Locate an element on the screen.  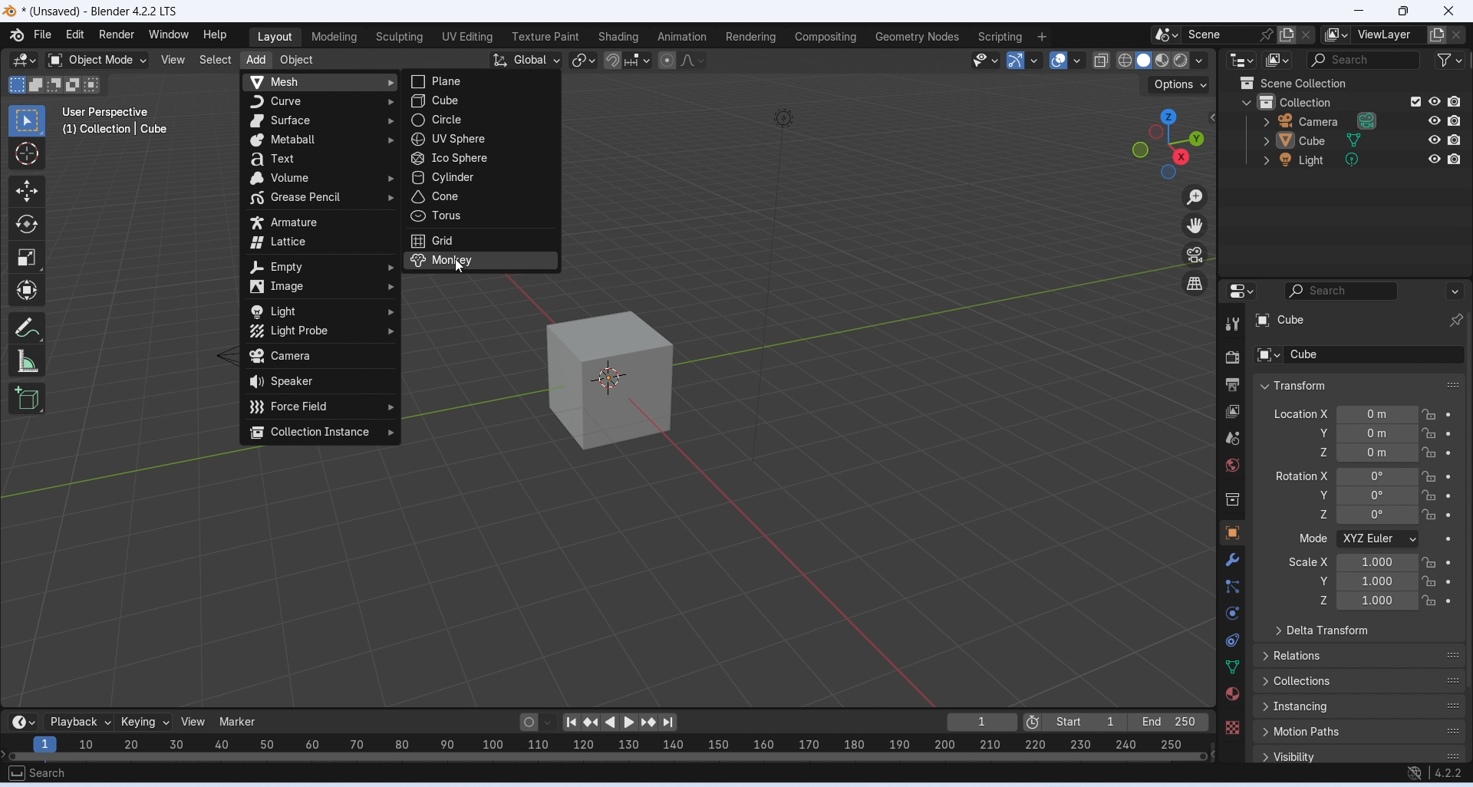
Compositing is located at coordinates (826, 36).